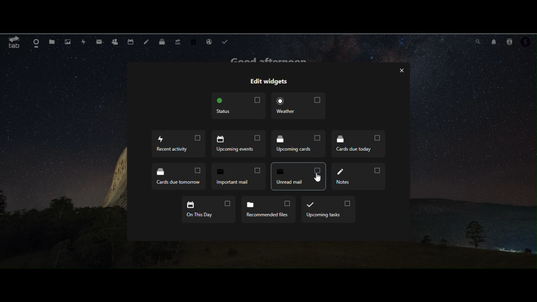 The width and height of the screenshot is (537, 302). I want to click on unread email, so click(299, 176).